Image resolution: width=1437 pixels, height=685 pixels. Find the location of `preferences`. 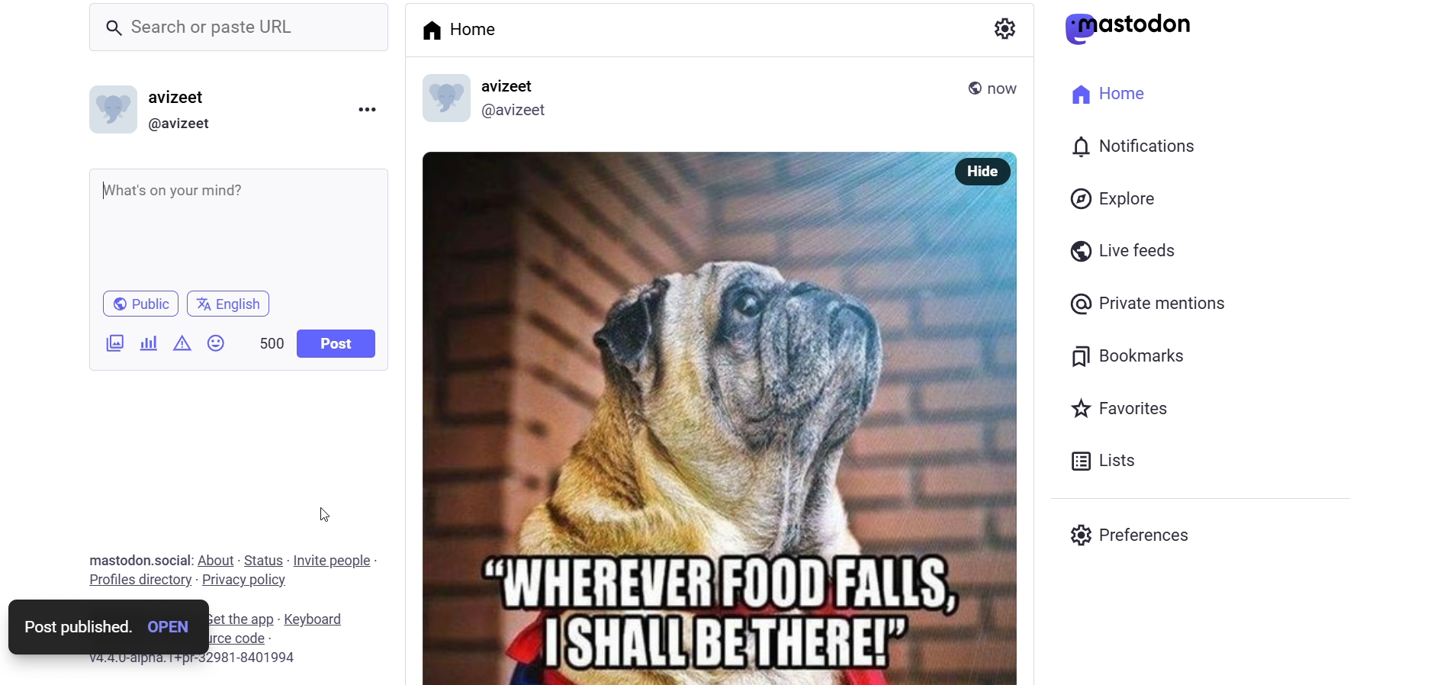

preferences is located at coordinates (1127, 532).